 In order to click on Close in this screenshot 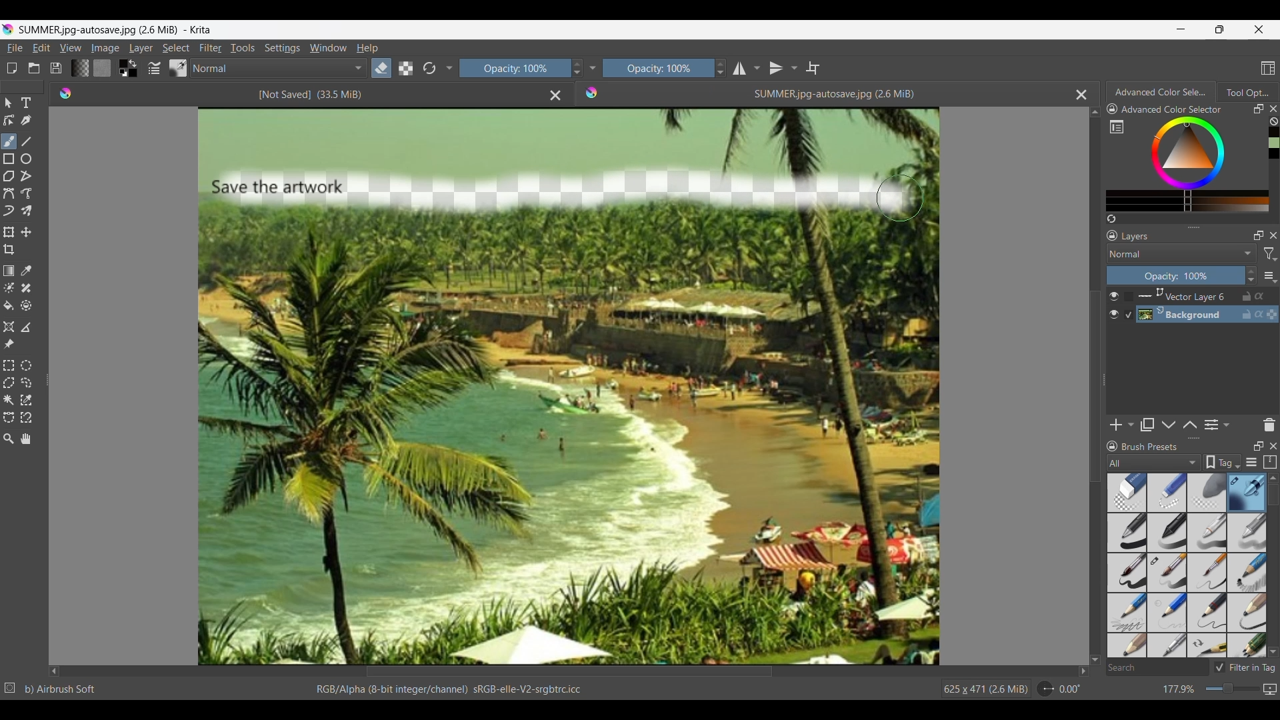, I will do `click(555, 96)`.